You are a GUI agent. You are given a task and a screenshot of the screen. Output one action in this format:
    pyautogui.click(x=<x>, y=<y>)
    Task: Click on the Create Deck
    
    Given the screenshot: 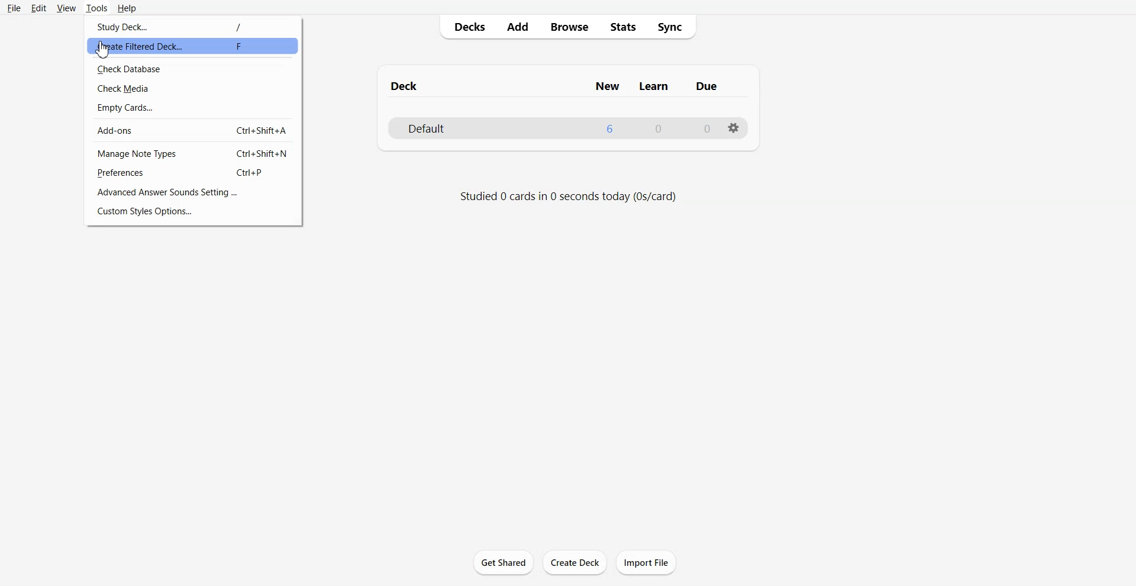 What is the action you would take?
    pyautogui.click(x=575, y=562)
    